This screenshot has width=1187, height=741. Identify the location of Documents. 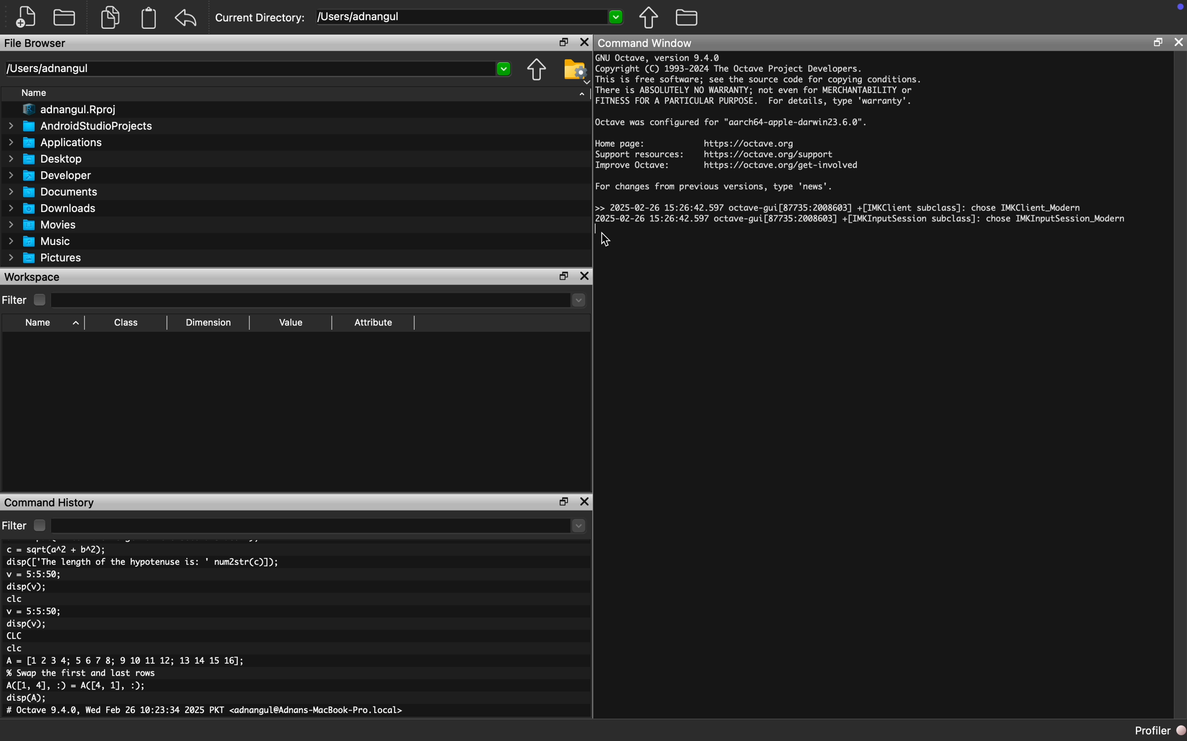
(52, 191).